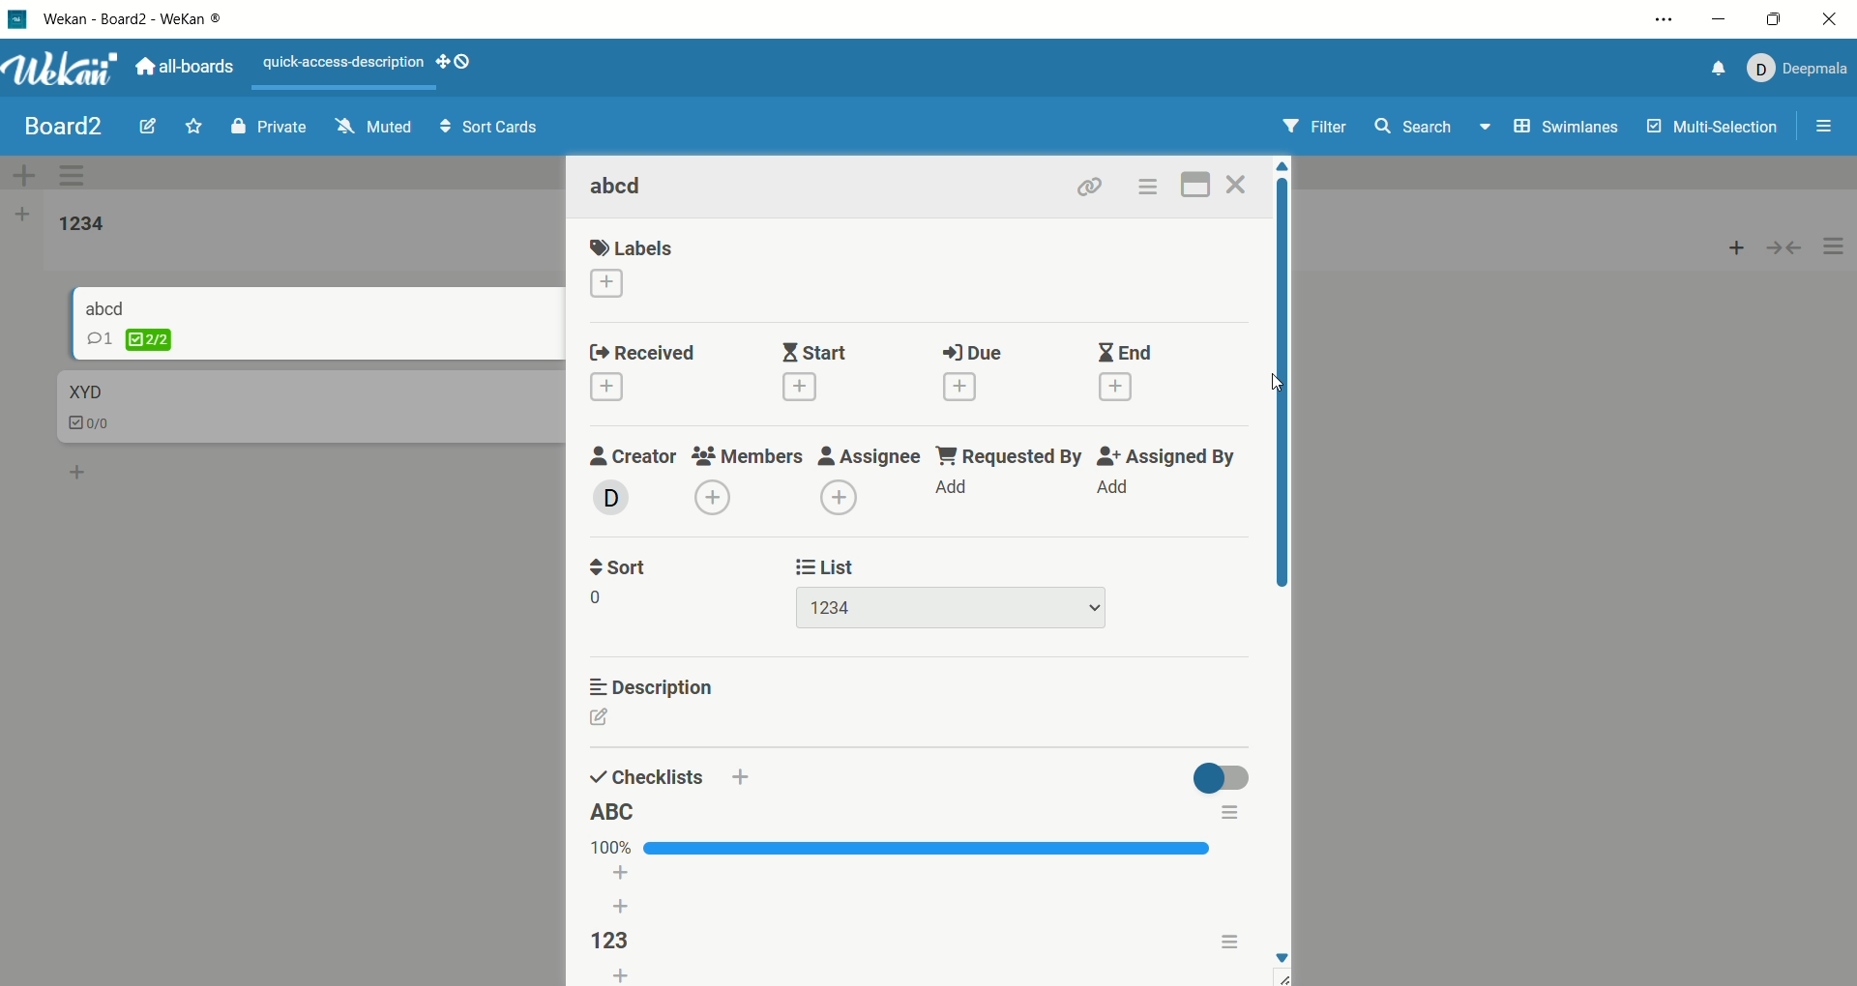 Image resolution: width=1857 pixels, height=986 pixels. I want to click on wekan-wekan, so click(133, 20).